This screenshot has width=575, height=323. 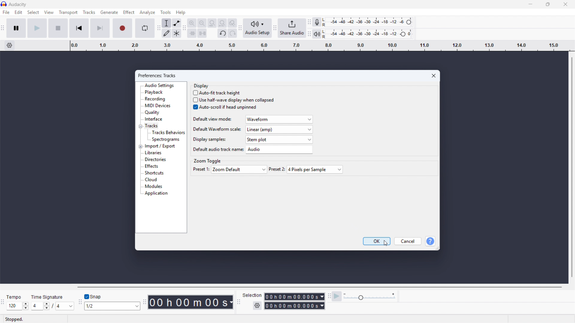 What do you see at coordinates (217, 92) in the screenshot?
I see `auto-fit track height` at bounding box center [217, 92].